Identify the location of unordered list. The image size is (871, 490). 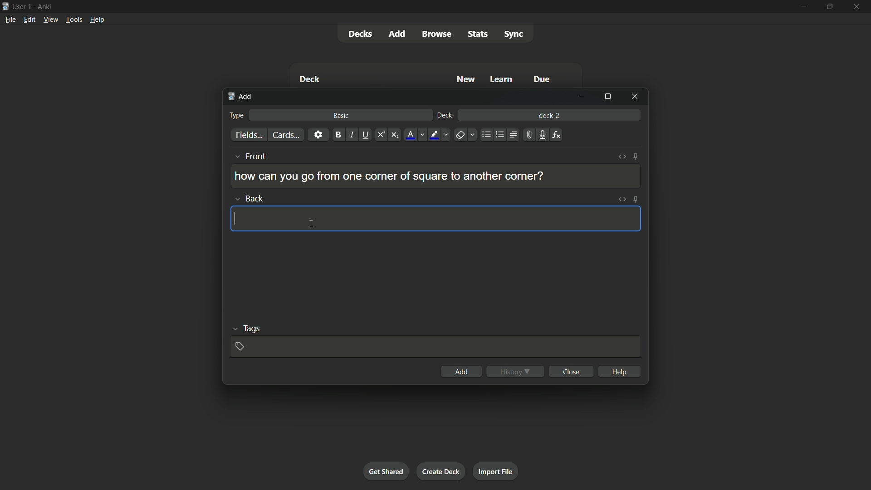
(485, 135).